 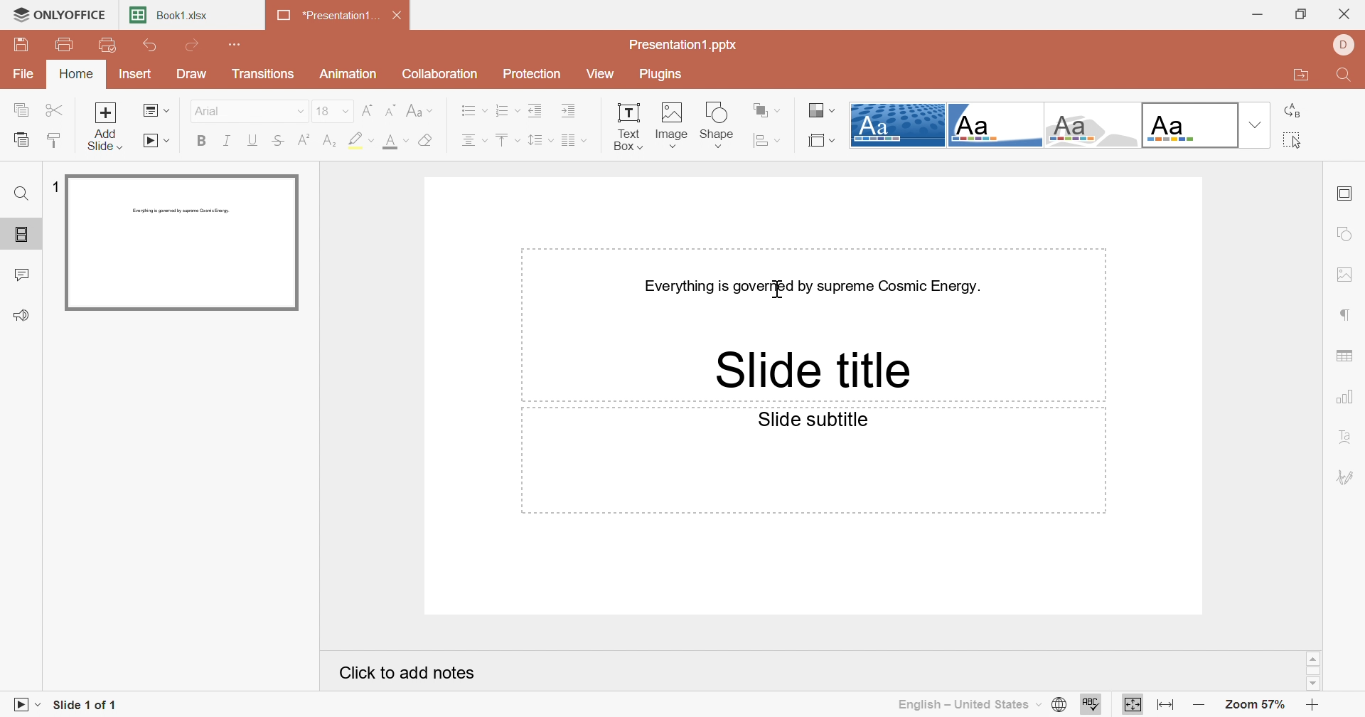 I want to click on superscript, so click(x=303, y=139).